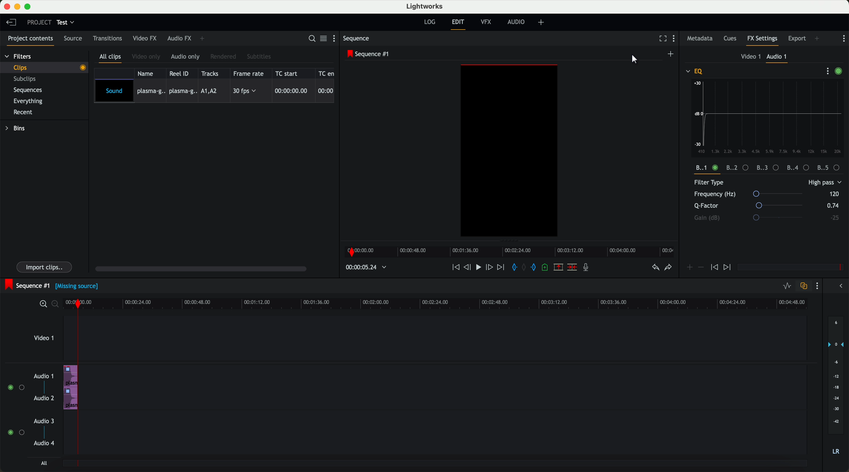 Image resolution: width=849 pixels, height=472 pixels. I want to click on show settings menu, so click(676, 40).